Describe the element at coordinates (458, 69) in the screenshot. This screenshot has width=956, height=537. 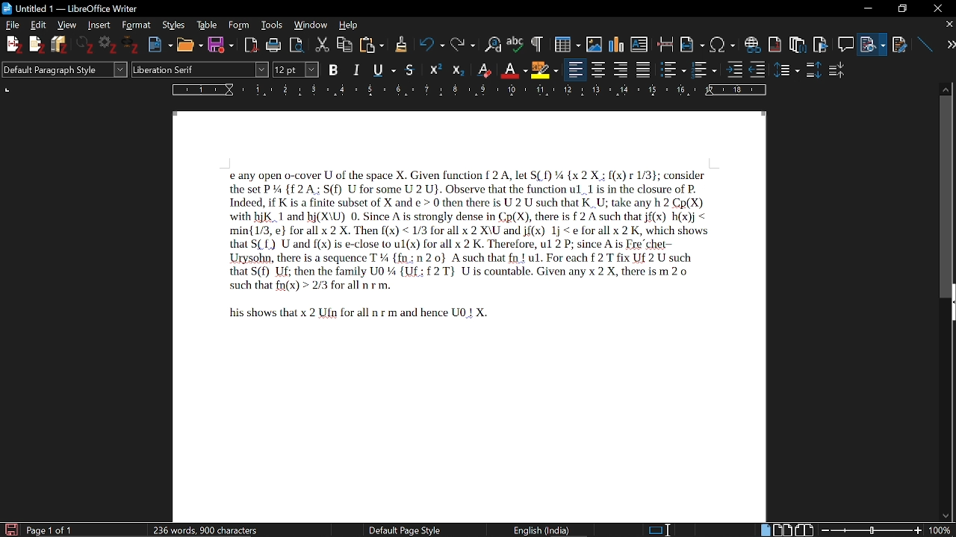
I see `` at that location.